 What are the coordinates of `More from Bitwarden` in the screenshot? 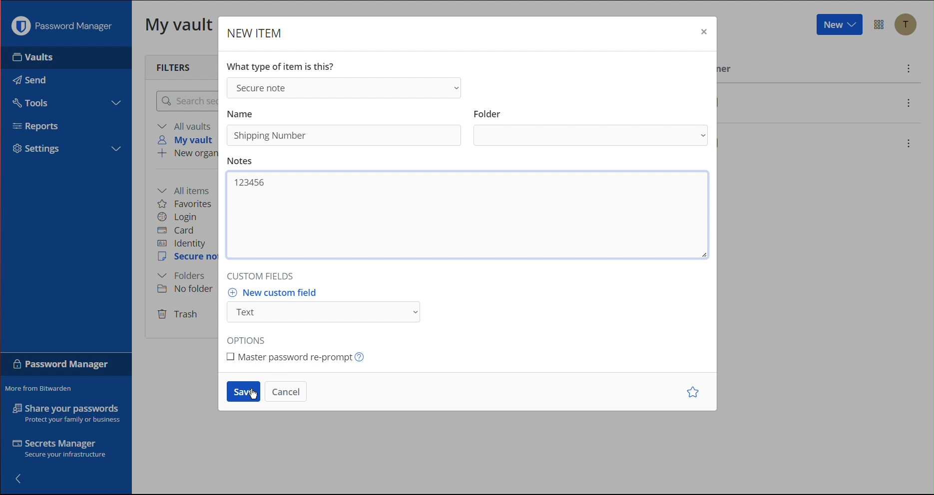 It's located at (40, 390).